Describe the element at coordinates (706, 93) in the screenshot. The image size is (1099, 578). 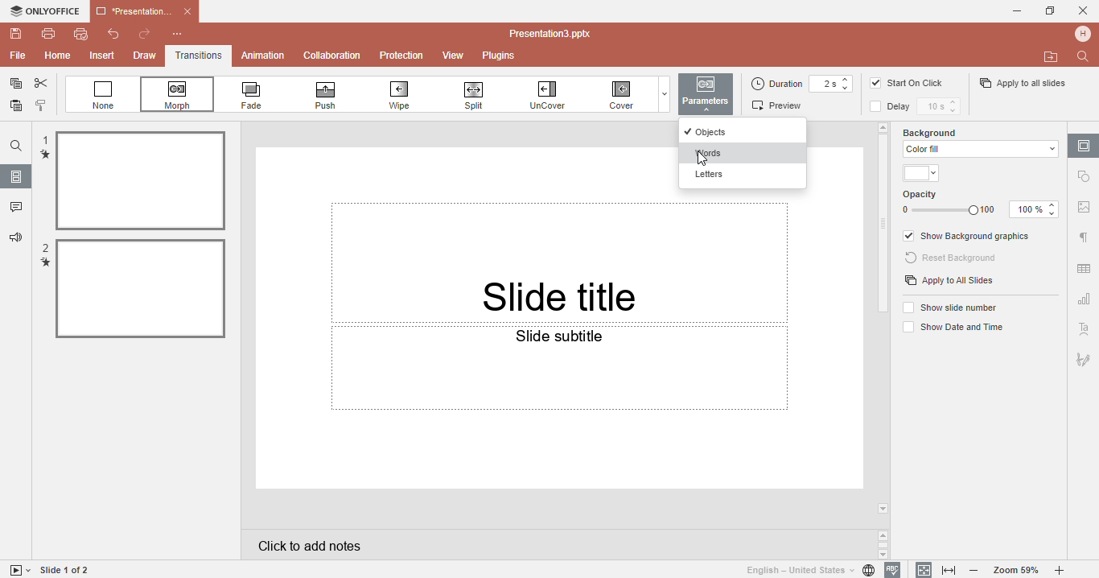
I see `button highlighted` at that location.